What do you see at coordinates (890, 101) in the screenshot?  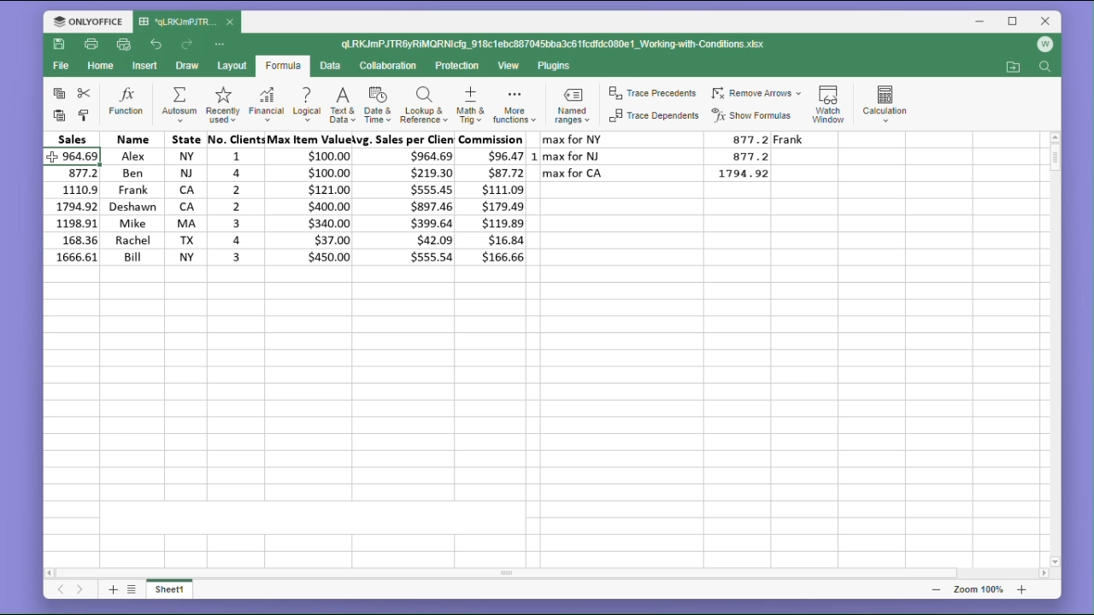 I see `calculation` at bounding box center [890, 101].